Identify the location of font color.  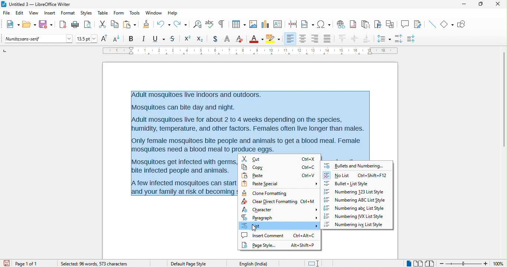
(256, 38).